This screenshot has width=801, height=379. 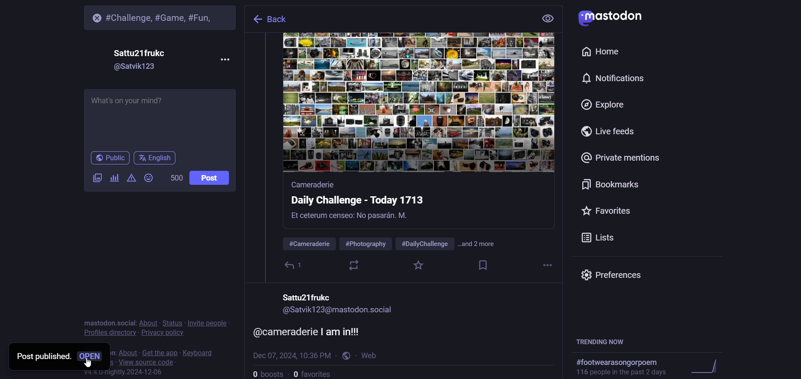 What do you see at coordinates (175, 178) in the screenshot?
I see `word limit` at bounding box center [175, 178].